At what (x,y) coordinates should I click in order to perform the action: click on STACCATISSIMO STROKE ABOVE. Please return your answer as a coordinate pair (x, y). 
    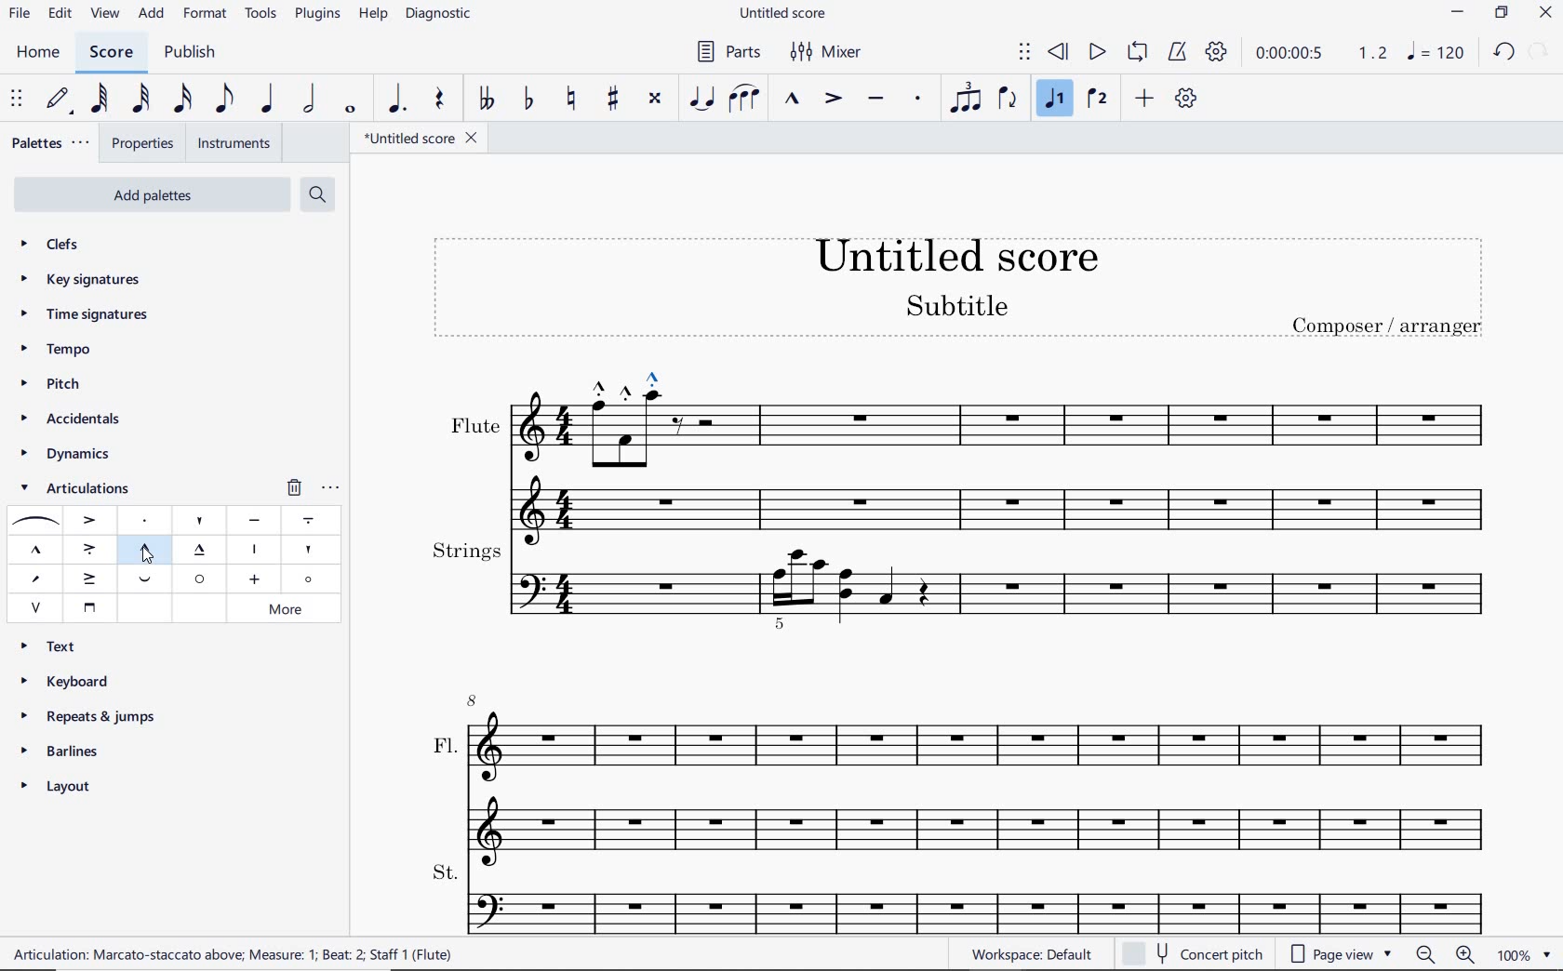
    Looking at the image, I should click on (253, 549).